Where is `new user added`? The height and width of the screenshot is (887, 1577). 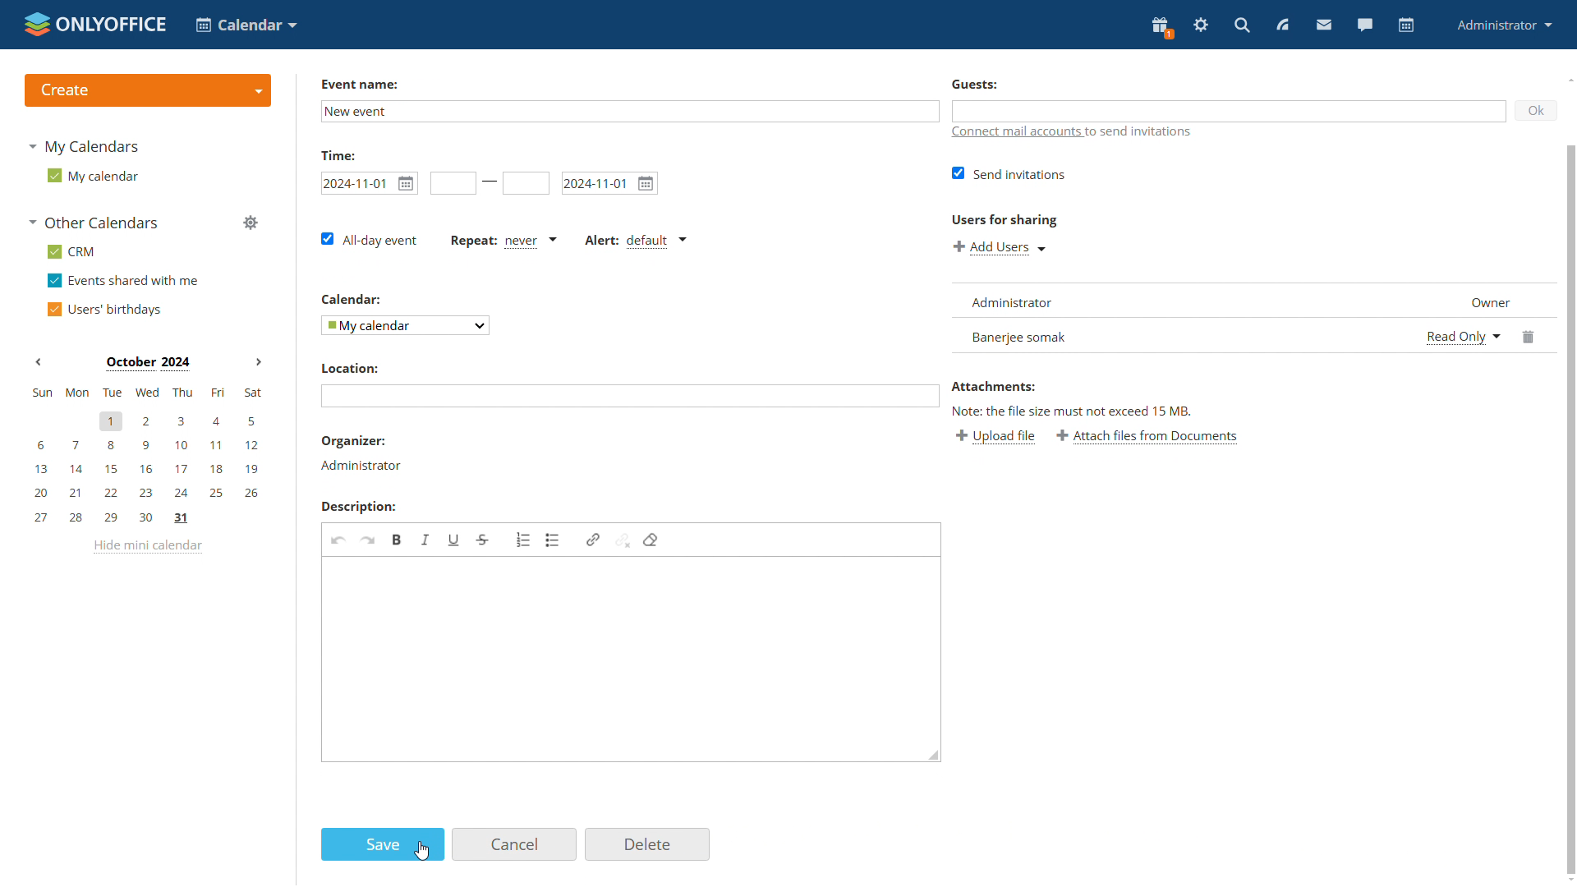 new user added is located at coordinates (1179, 336).